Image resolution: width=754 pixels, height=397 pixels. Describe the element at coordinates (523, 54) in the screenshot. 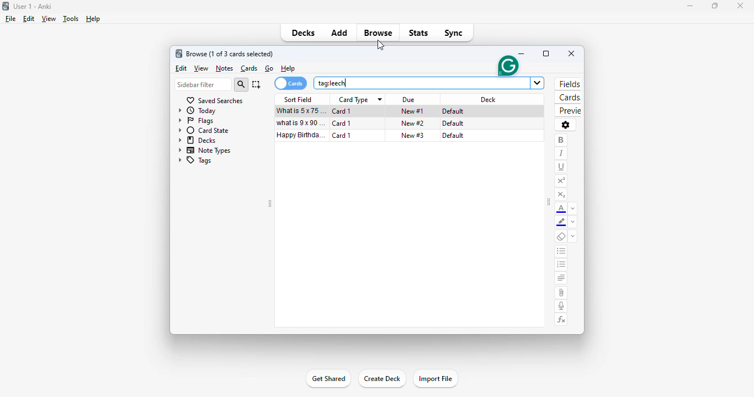

I see `minimize` at that location.